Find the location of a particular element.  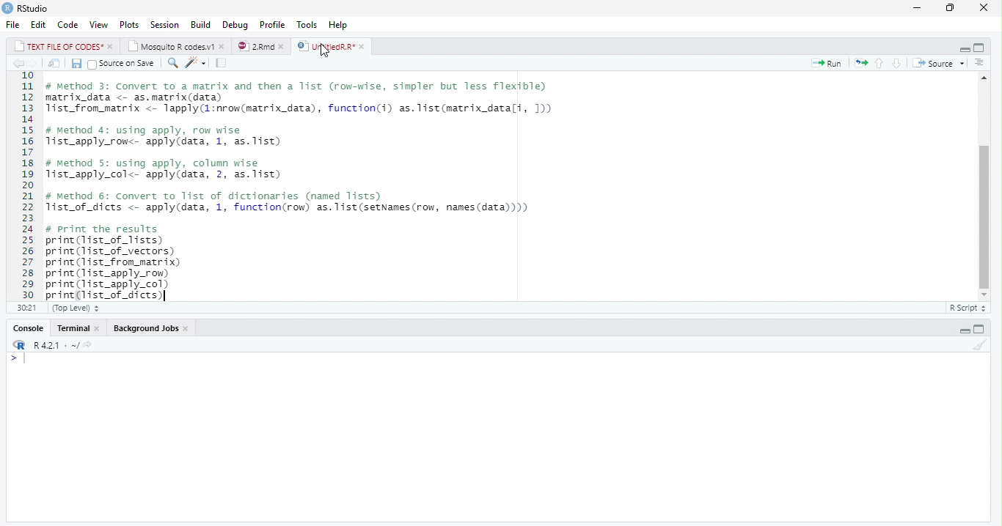

Help is located at coordinates (341, 25).